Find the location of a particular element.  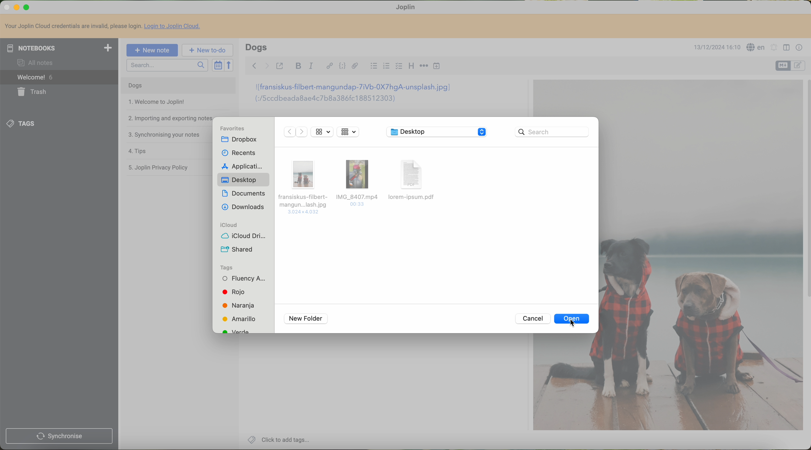

yellow tag is located at coordinates (238, 320).